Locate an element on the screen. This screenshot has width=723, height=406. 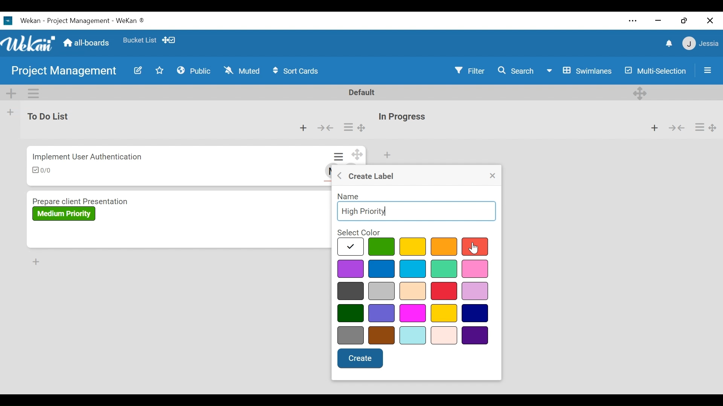
Card actions is located at coordinates (699, 127).